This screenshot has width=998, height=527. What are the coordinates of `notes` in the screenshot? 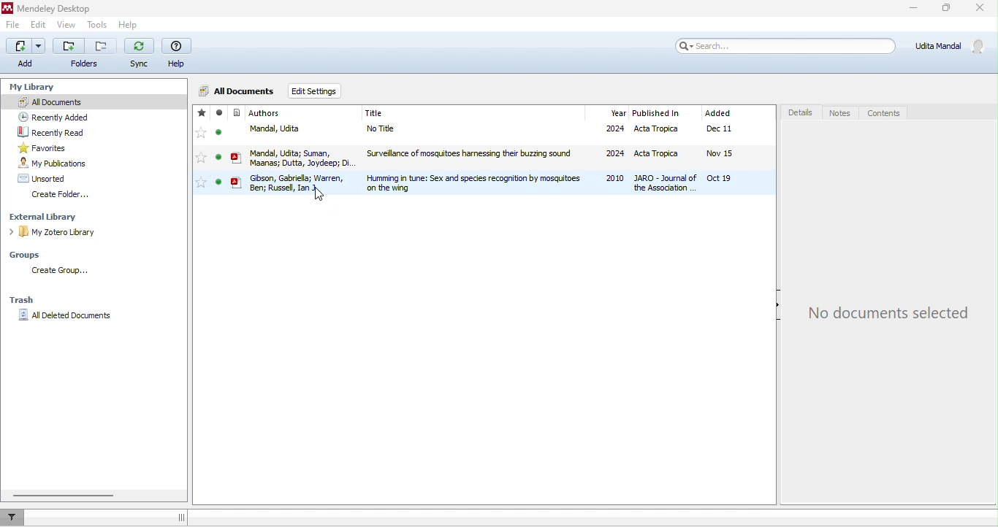 It's located at (842, 114).